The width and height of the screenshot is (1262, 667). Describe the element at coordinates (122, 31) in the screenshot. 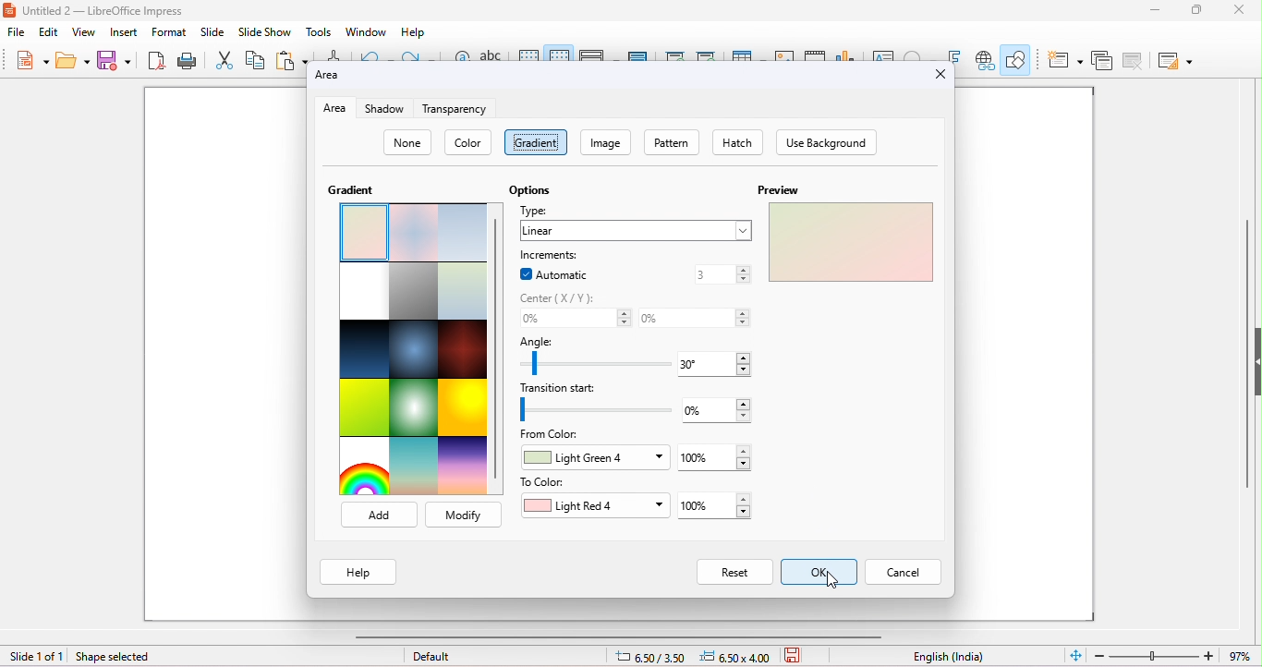

I see `insert` at that location.